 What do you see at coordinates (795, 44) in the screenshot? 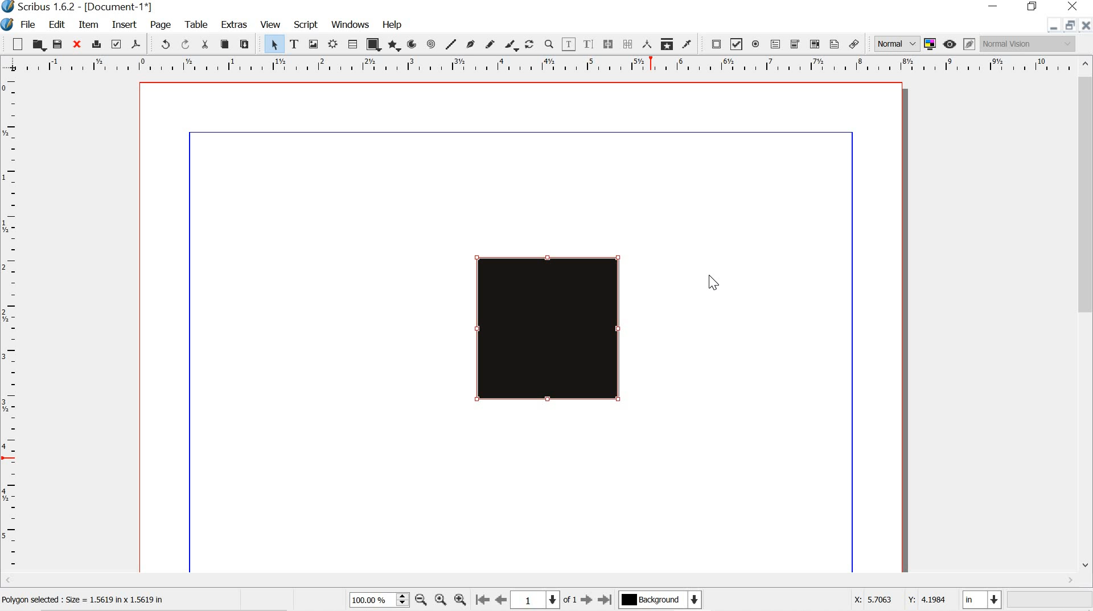
I see `pdf combo box` at bounding box center [795, 44].